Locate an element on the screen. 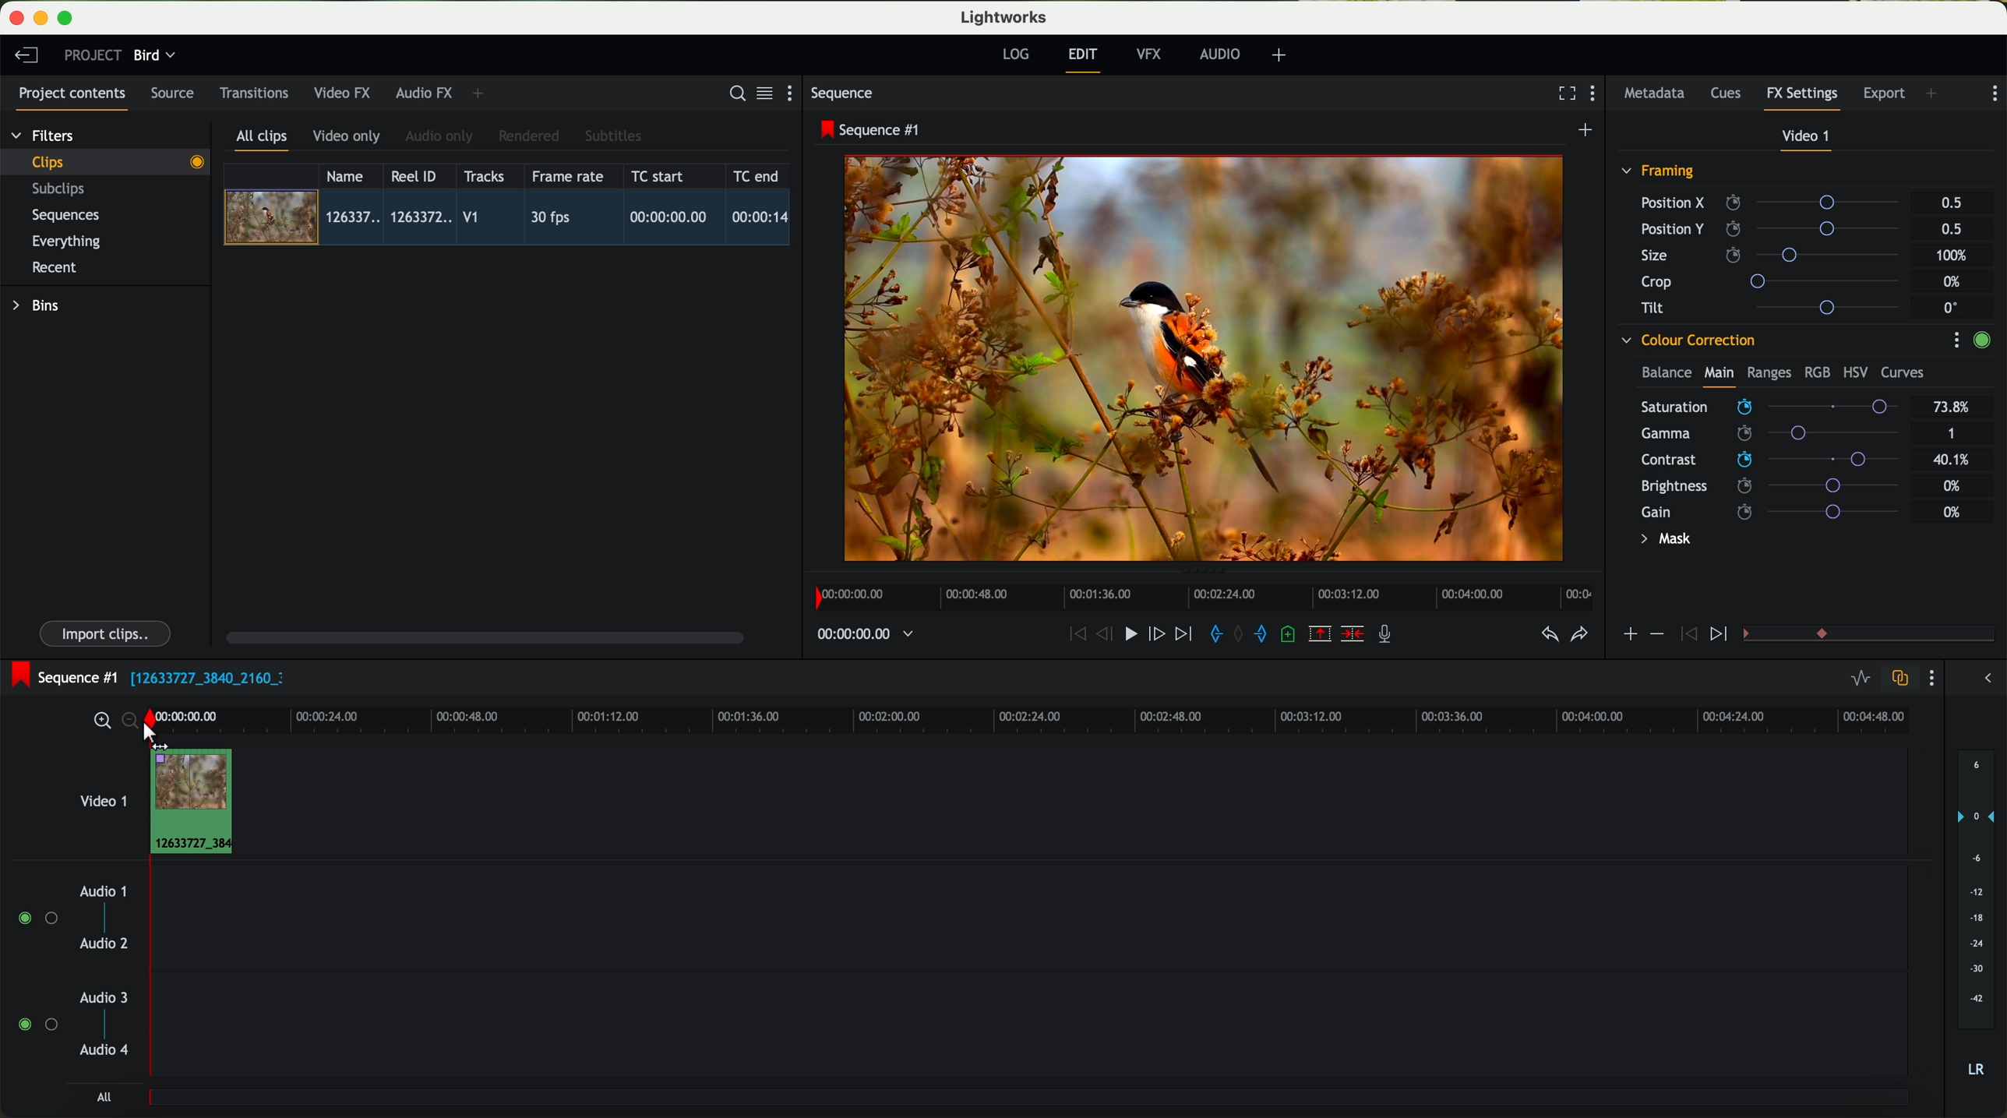  create a new sequence is located at coordinates (1588, 131).